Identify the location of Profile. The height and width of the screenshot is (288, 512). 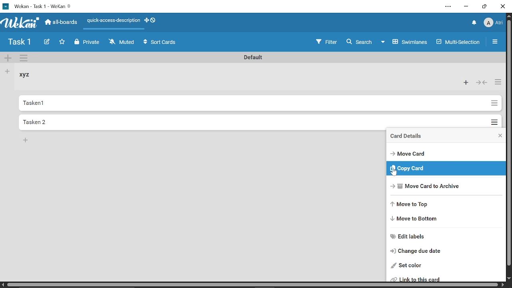
(494, 23).